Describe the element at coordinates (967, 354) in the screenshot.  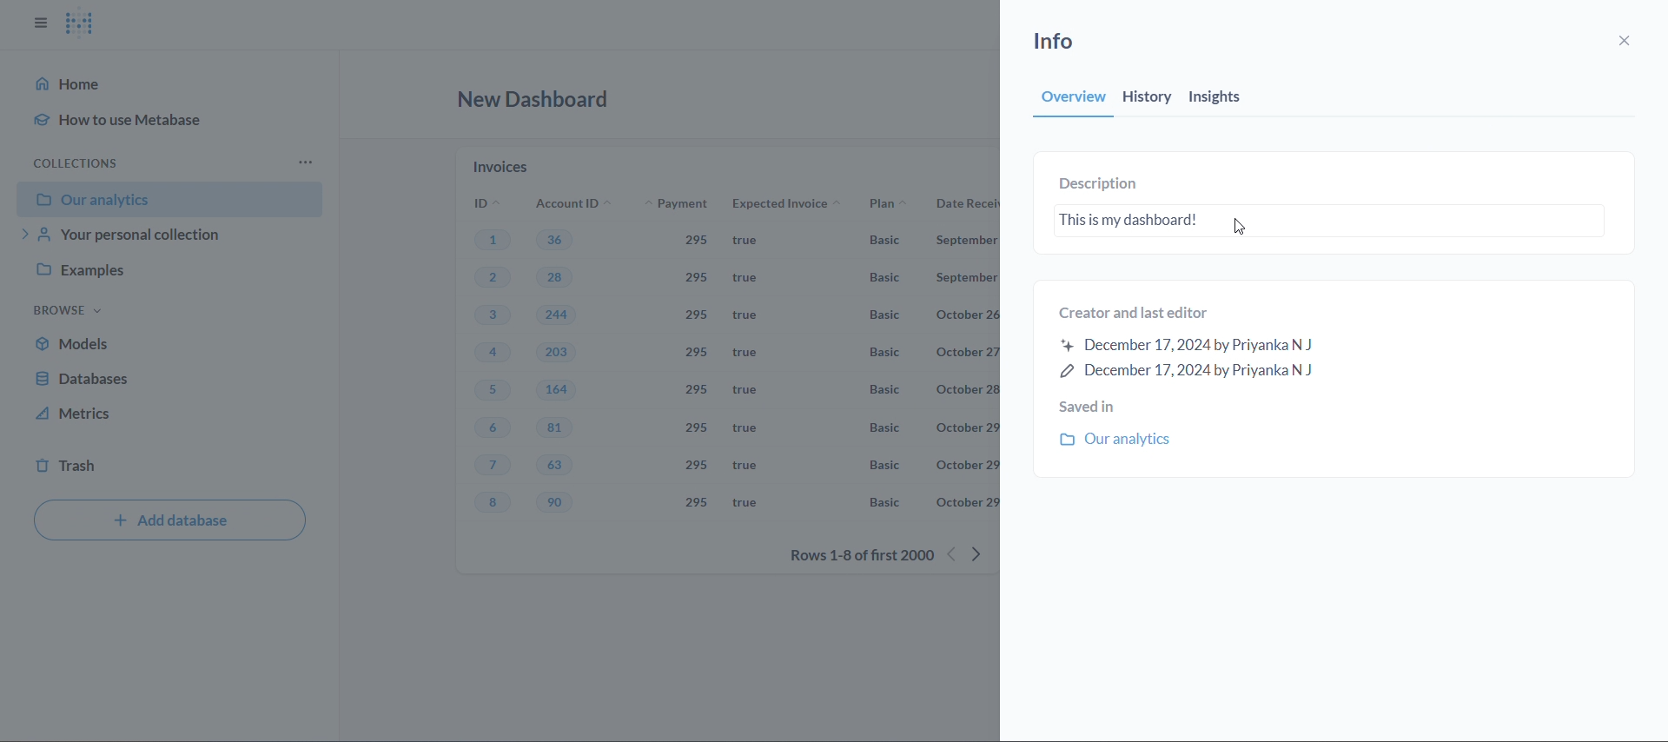
I see `october 27` at that location.